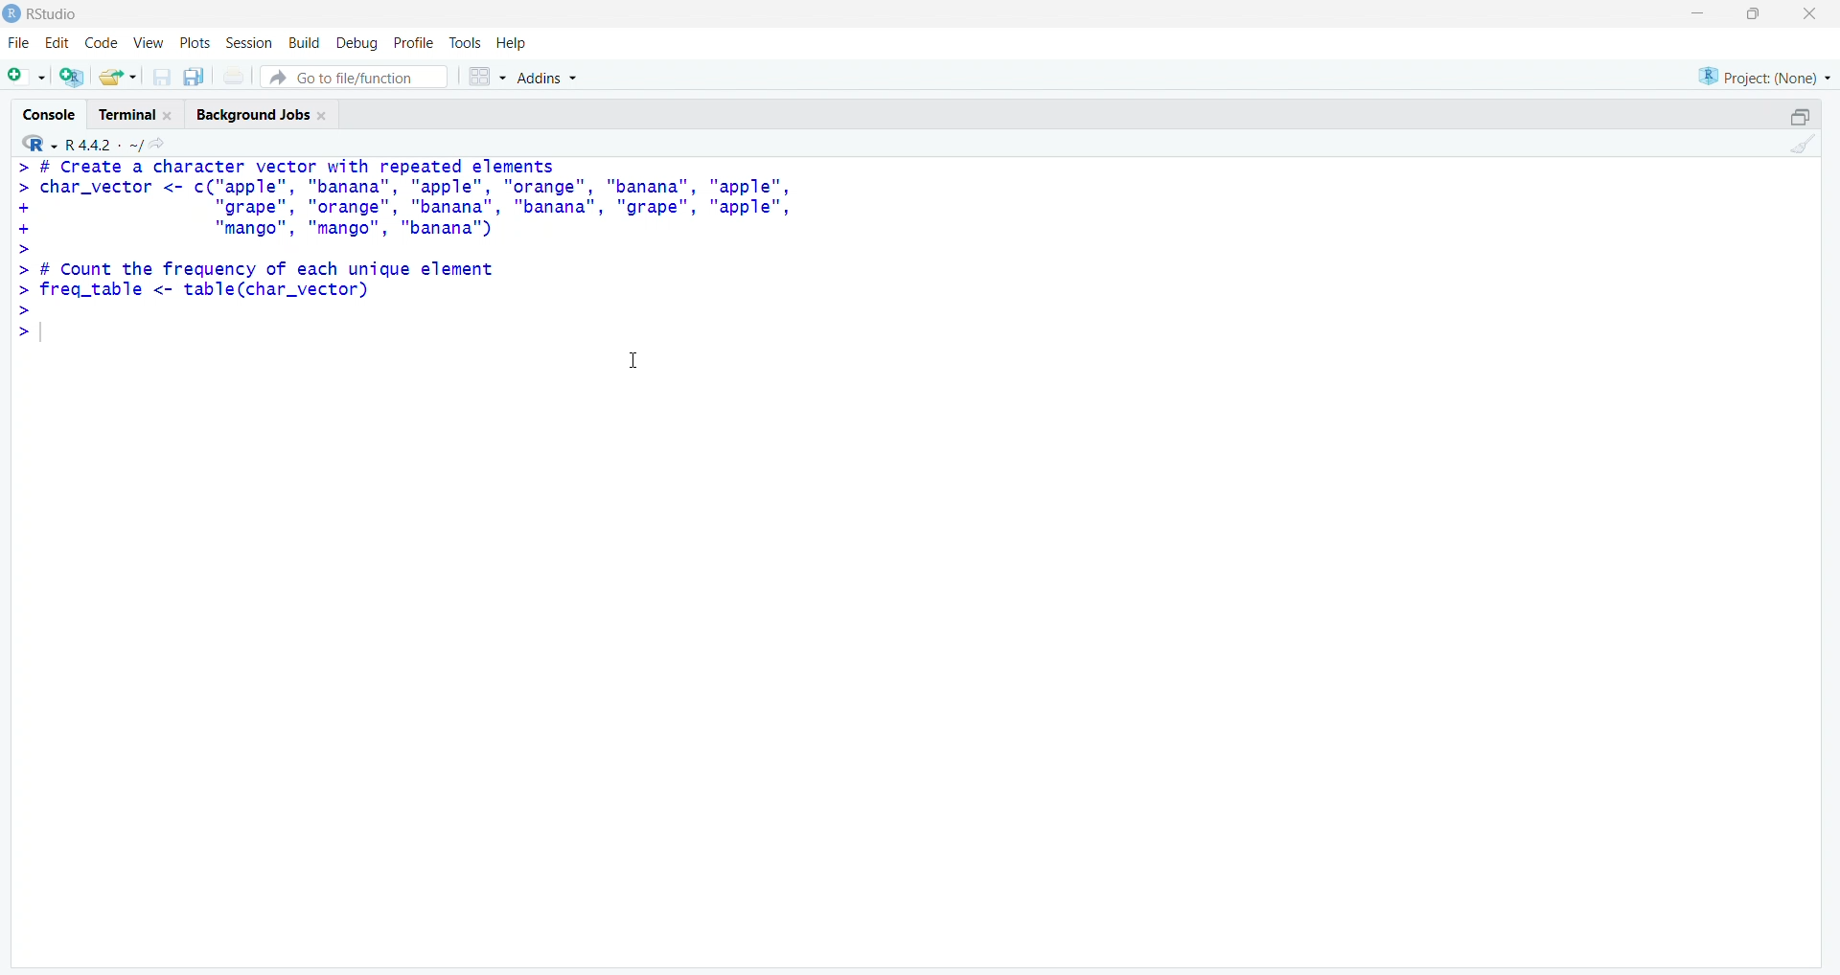 The height and width of the screenshot is (975, 1840). What do you see at coordinates (17, 42) in the screenshot?
I see `File` at bounding box center [17, 42].